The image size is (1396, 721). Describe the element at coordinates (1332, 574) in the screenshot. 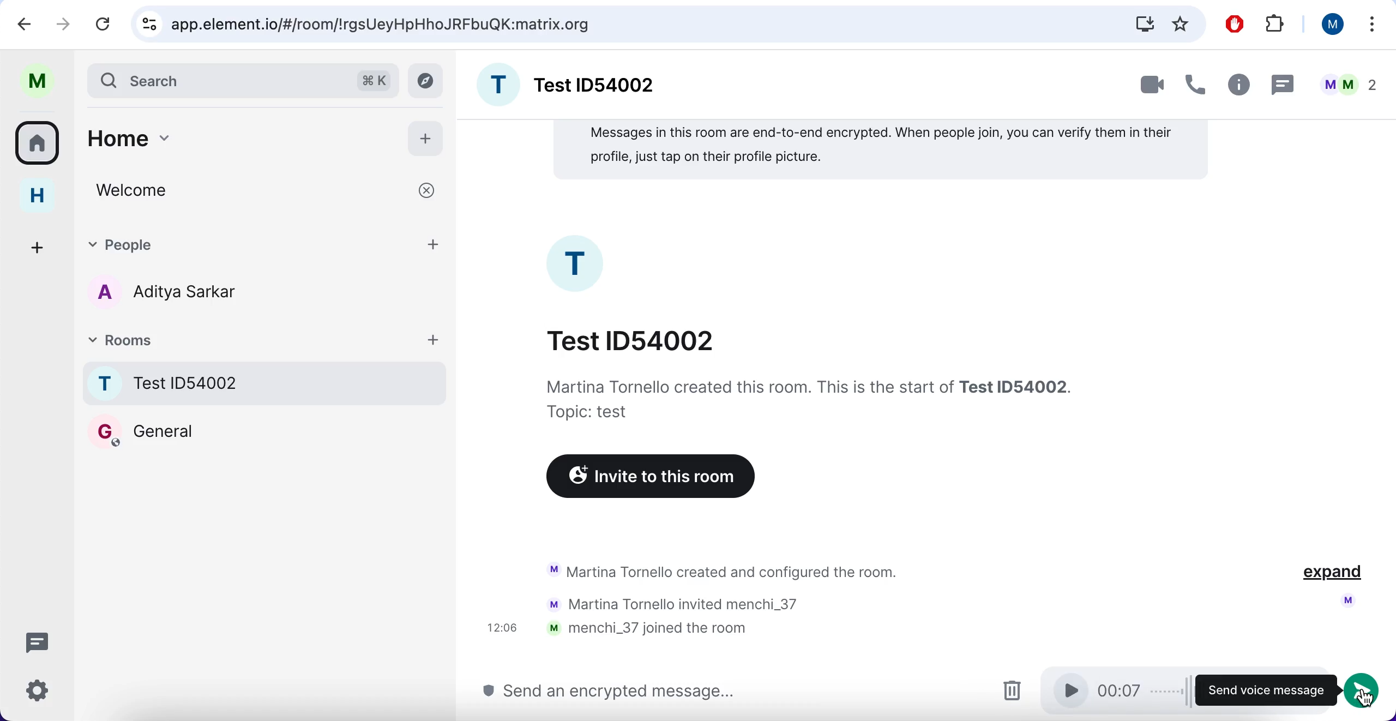

I see `expand` at that location.